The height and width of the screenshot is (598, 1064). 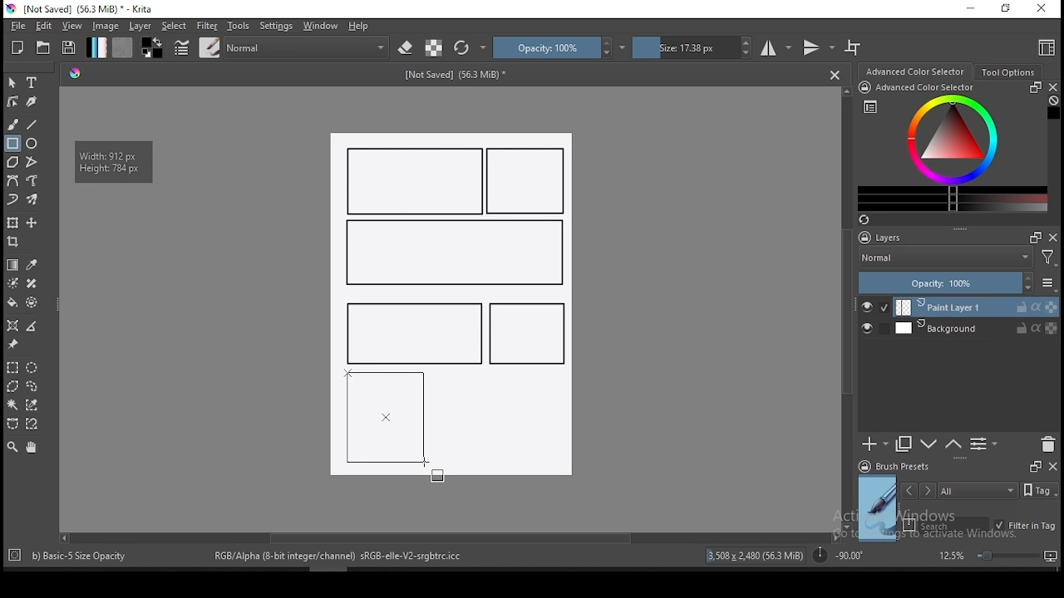 I want to click on help, so click(x=362, y=27).